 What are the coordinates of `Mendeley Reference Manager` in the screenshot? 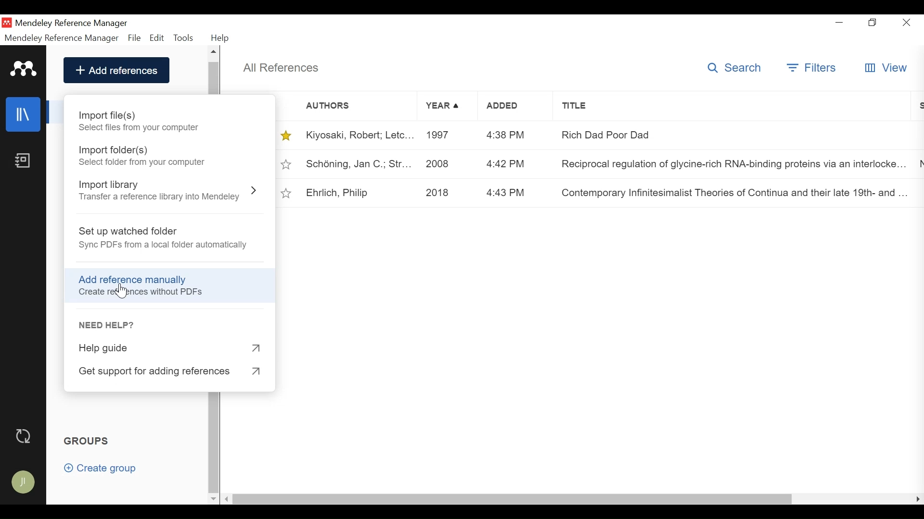 It's located at (62, 38).